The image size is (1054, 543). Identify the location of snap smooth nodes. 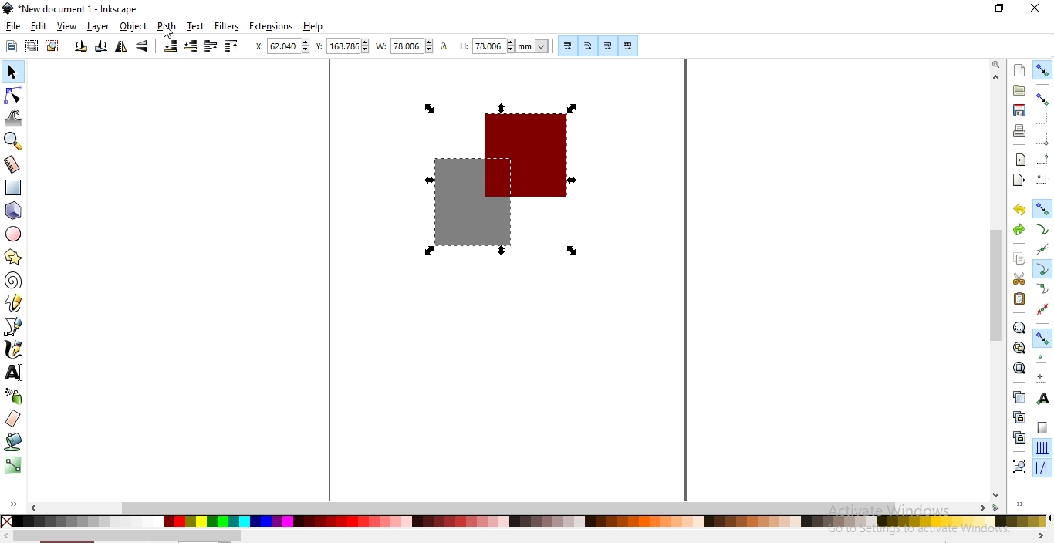
(1043, 289).